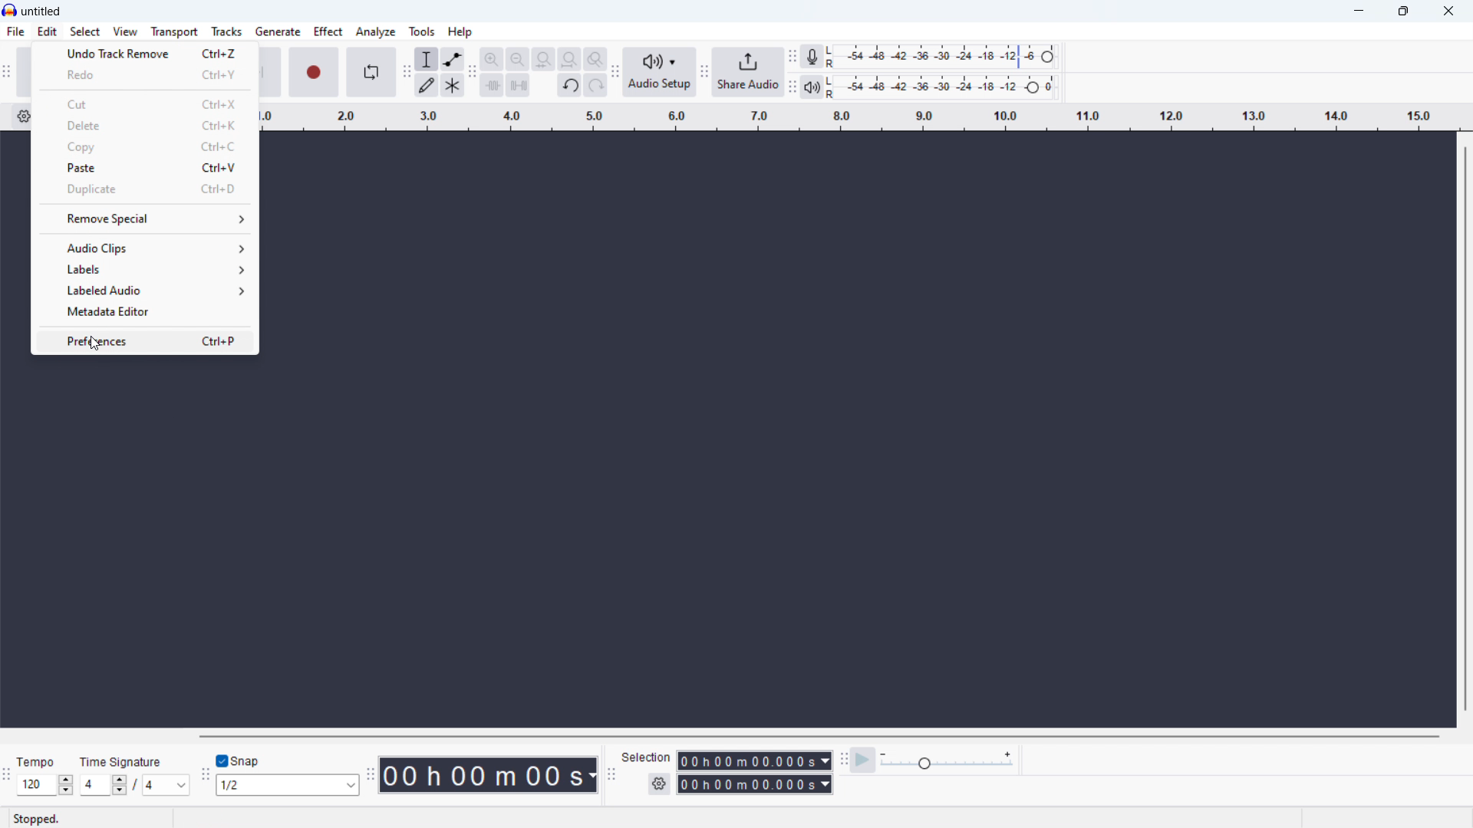 This screenshot has height=828, width=1473. What do you see at coordinates (427, 85) in the screenshot?
I see `draw tool` at bounding box center [427, 85].